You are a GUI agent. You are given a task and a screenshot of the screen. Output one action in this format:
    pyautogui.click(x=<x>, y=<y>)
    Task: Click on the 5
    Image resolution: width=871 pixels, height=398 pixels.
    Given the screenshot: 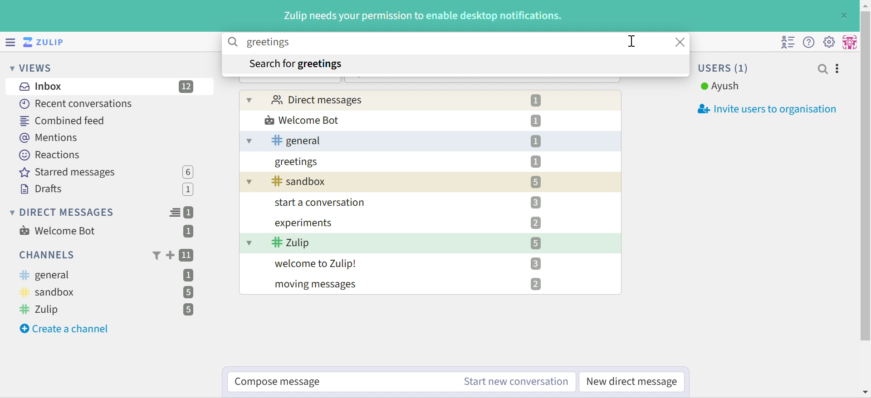 What is the action you would take?
    pyautogui.click(x=536, y=243)
    